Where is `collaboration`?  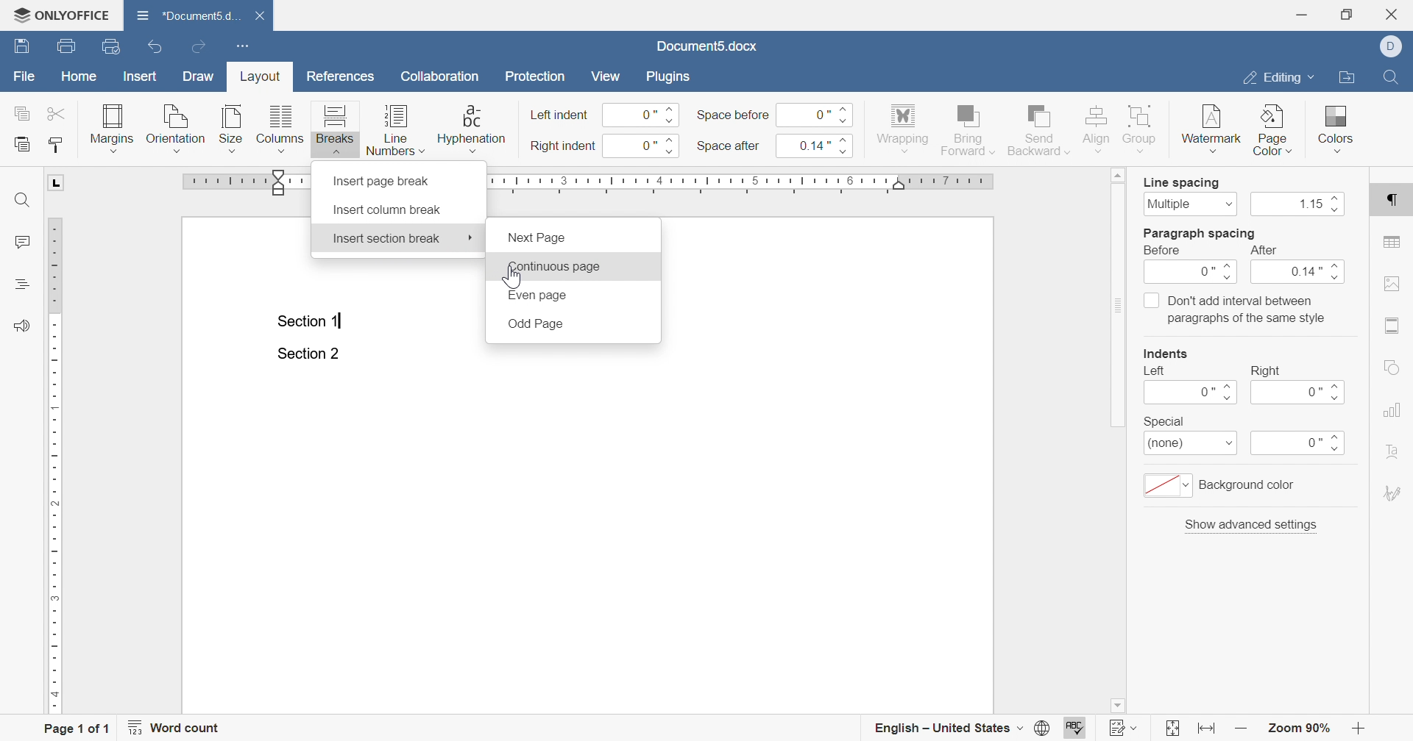
collaboration is located at coordinates (445, 79).